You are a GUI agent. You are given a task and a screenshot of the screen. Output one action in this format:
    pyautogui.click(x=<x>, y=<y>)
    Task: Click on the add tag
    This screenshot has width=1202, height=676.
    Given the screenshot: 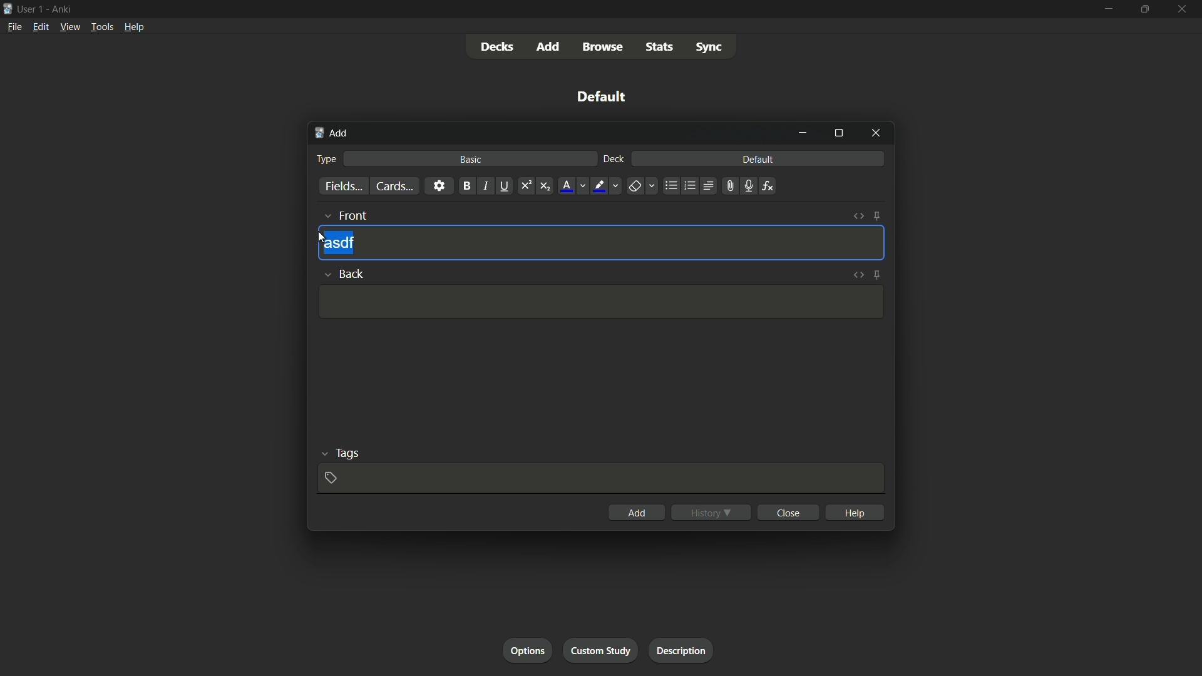 What is the action you would take?
    pyautogui.click(x=330, y=477)
    